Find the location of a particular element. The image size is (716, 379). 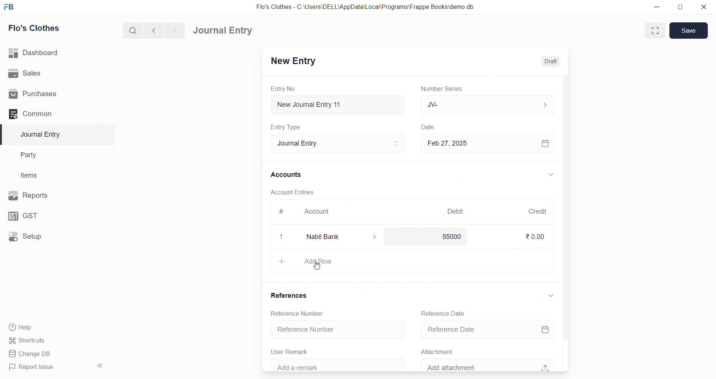

navigate forward is located at coordinates (176, 30).